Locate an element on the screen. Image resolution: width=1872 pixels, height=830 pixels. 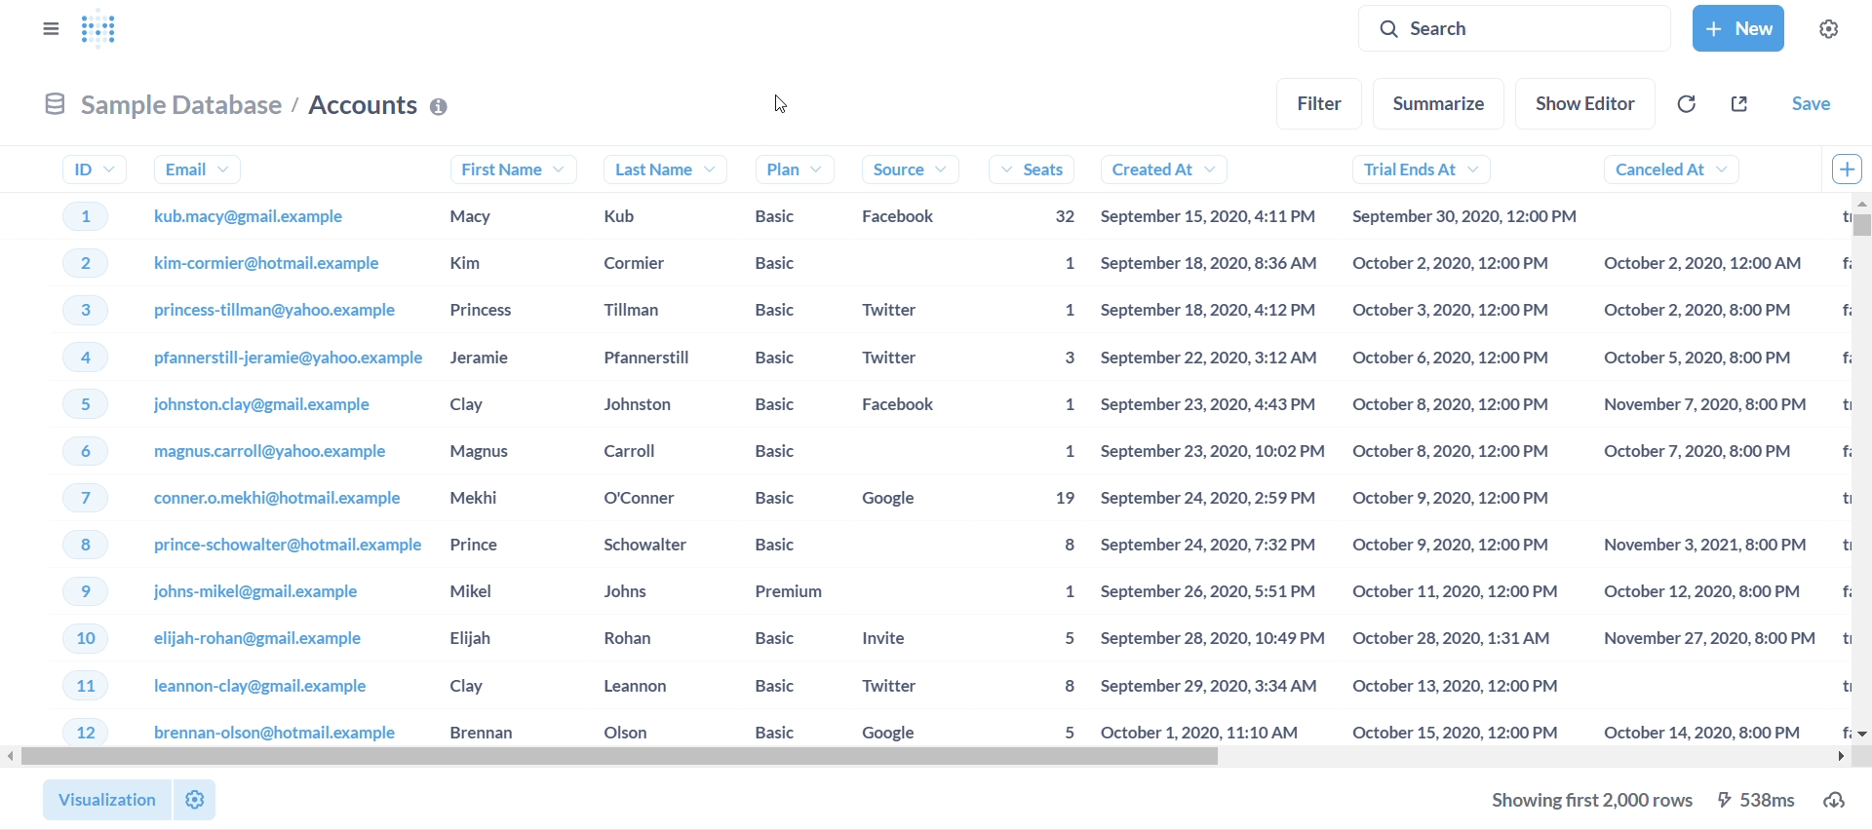
logo is located at coordinates (100, 32).